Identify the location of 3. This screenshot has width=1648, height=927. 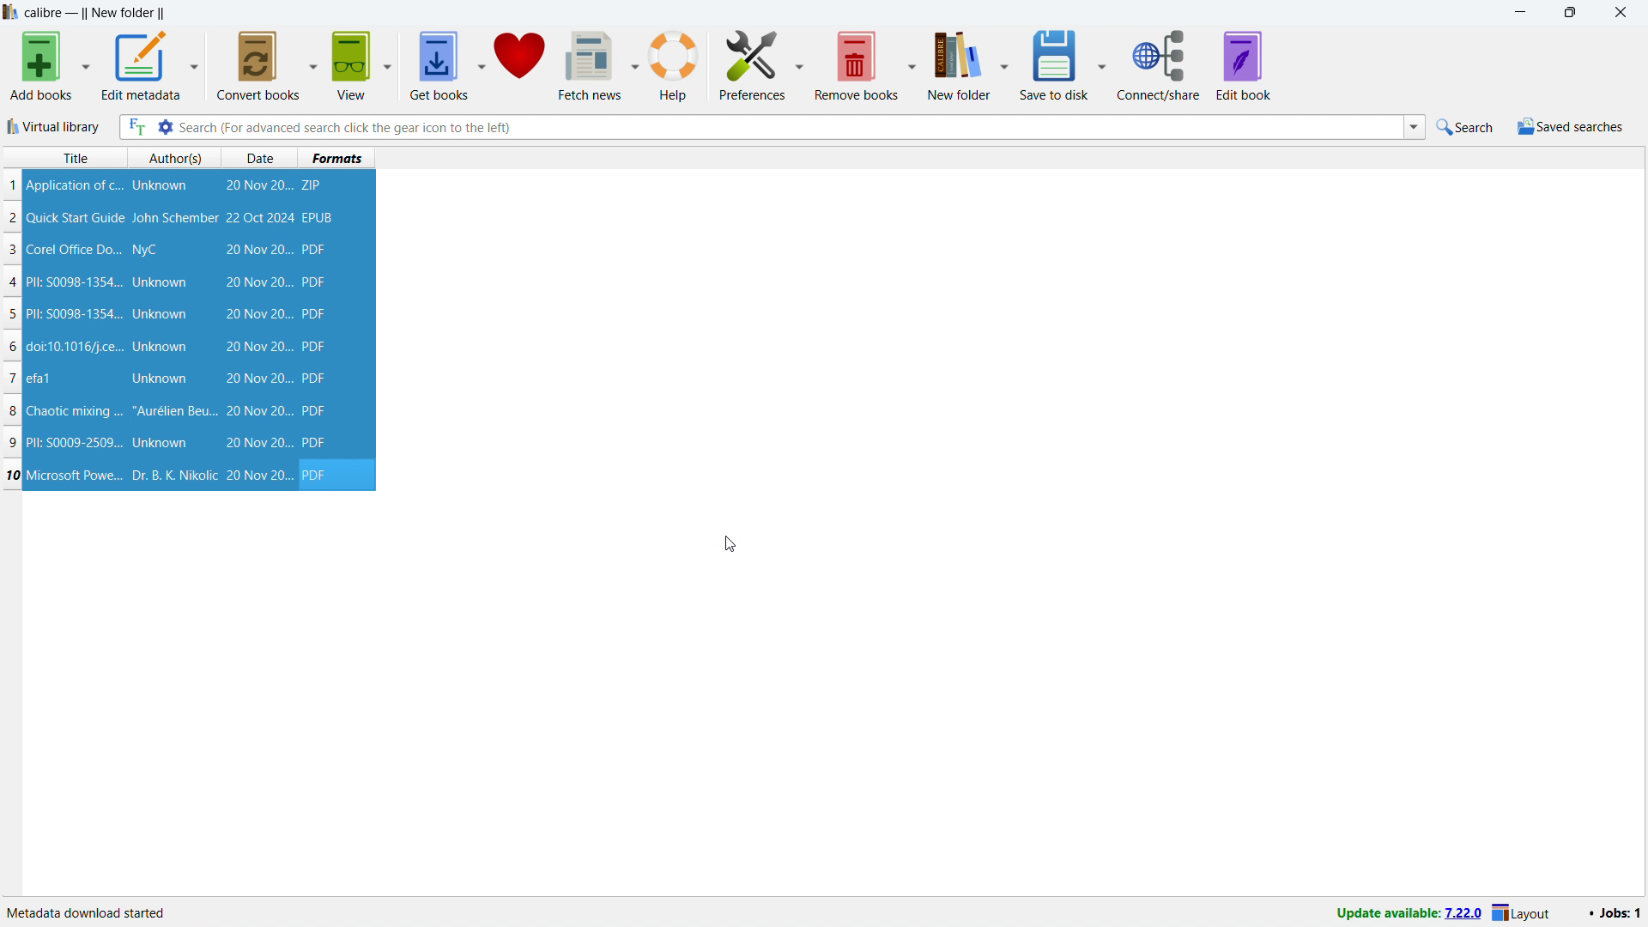
(12, 250).